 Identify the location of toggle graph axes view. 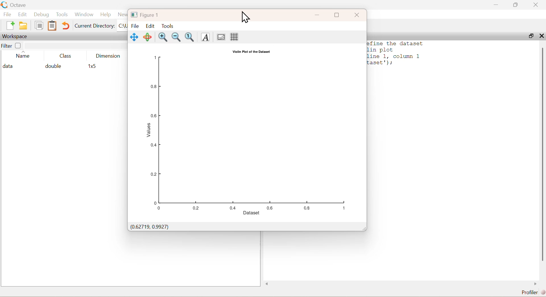
(221, 37).